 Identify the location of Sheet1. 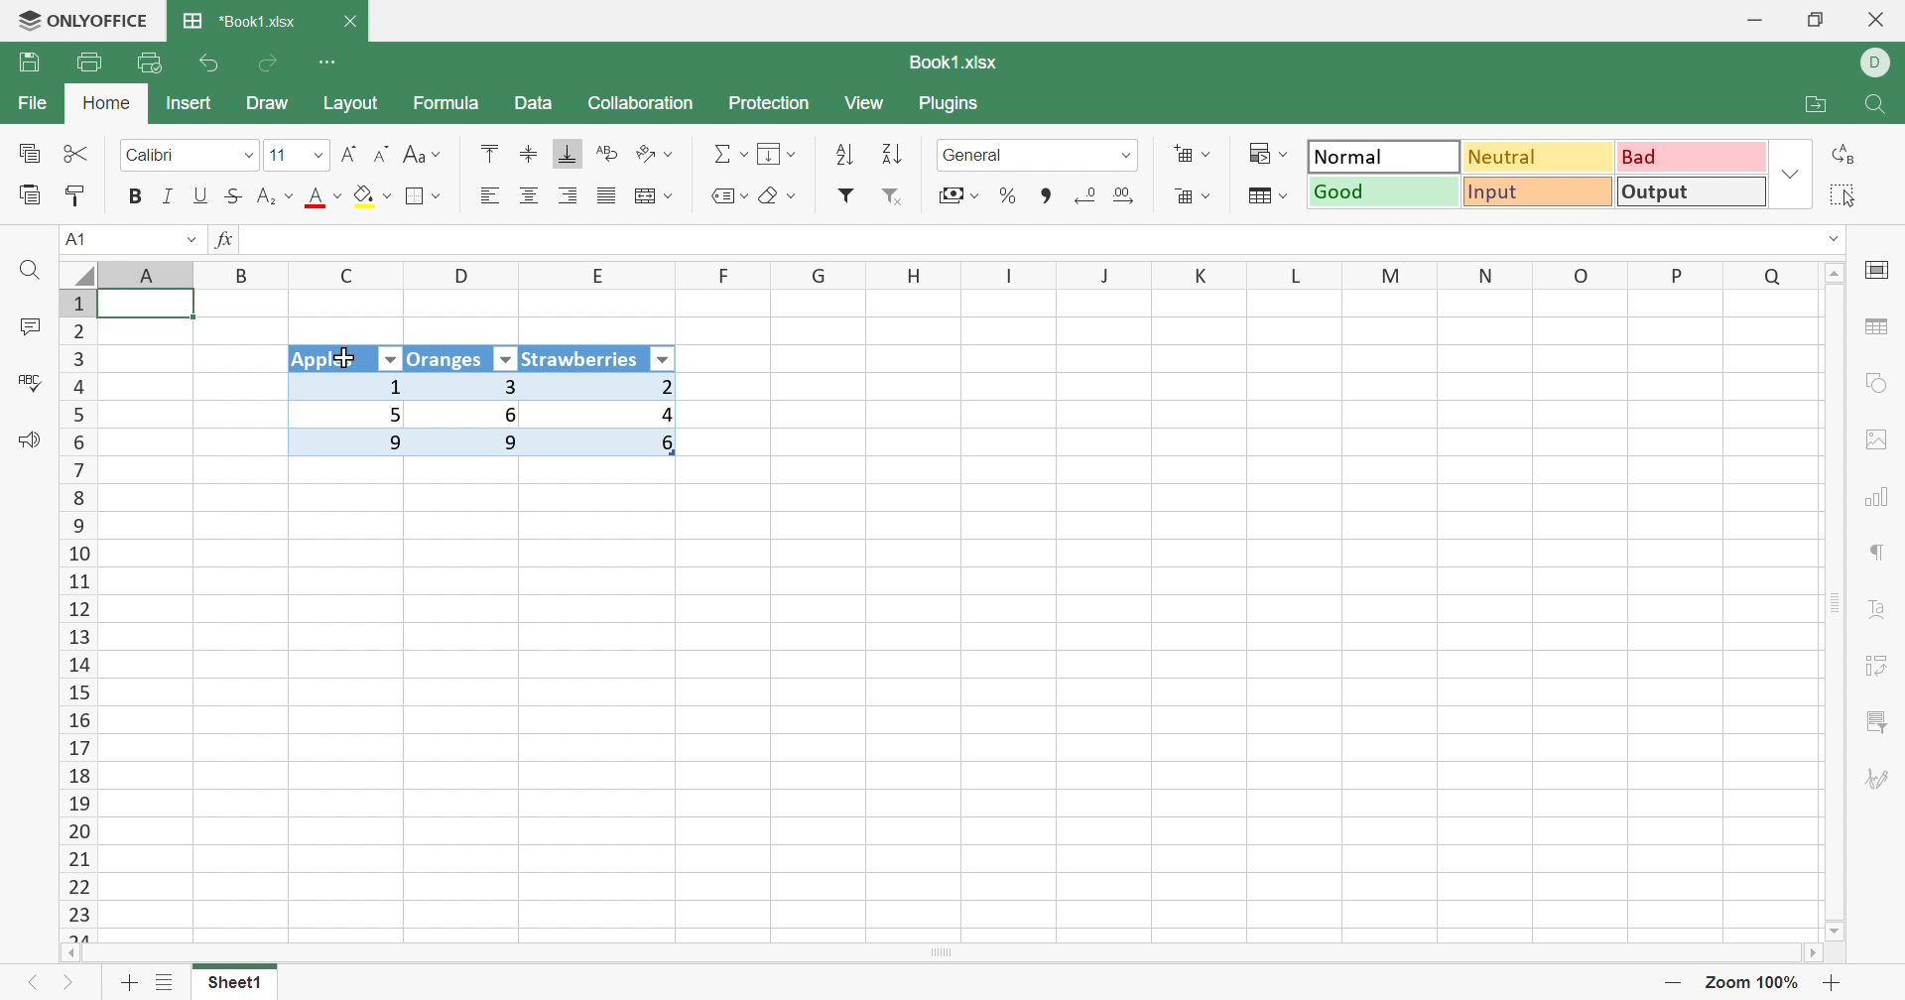
(234, 987).